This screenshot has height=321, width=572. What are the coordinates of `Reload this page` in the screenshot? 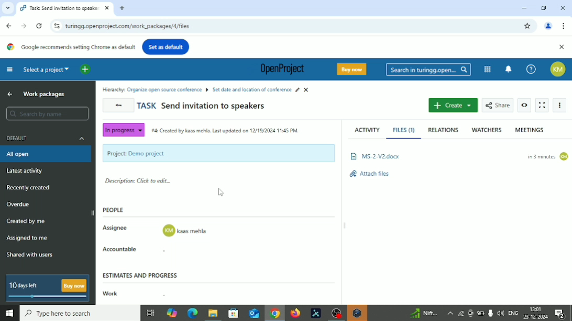 It's located at (39, 26).